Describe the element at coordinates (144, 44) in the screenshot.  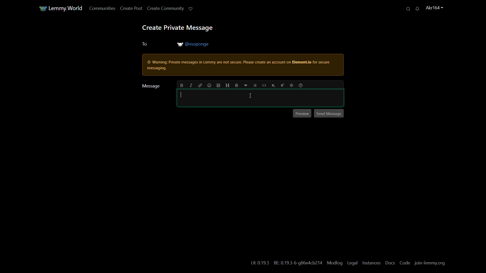
I see `to` at that location.